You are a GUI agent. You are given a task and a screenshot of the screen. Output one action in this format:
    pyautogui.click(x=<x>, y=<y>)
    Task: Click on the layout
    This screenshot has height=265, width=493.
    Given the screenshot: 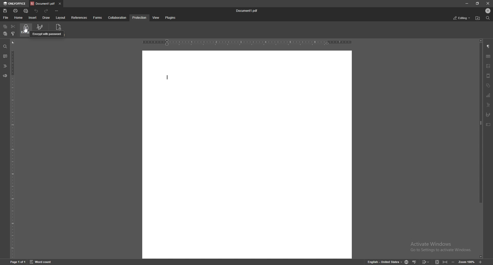 What is the action you would take?
    pyautogui.click(x=61, y=18)
    